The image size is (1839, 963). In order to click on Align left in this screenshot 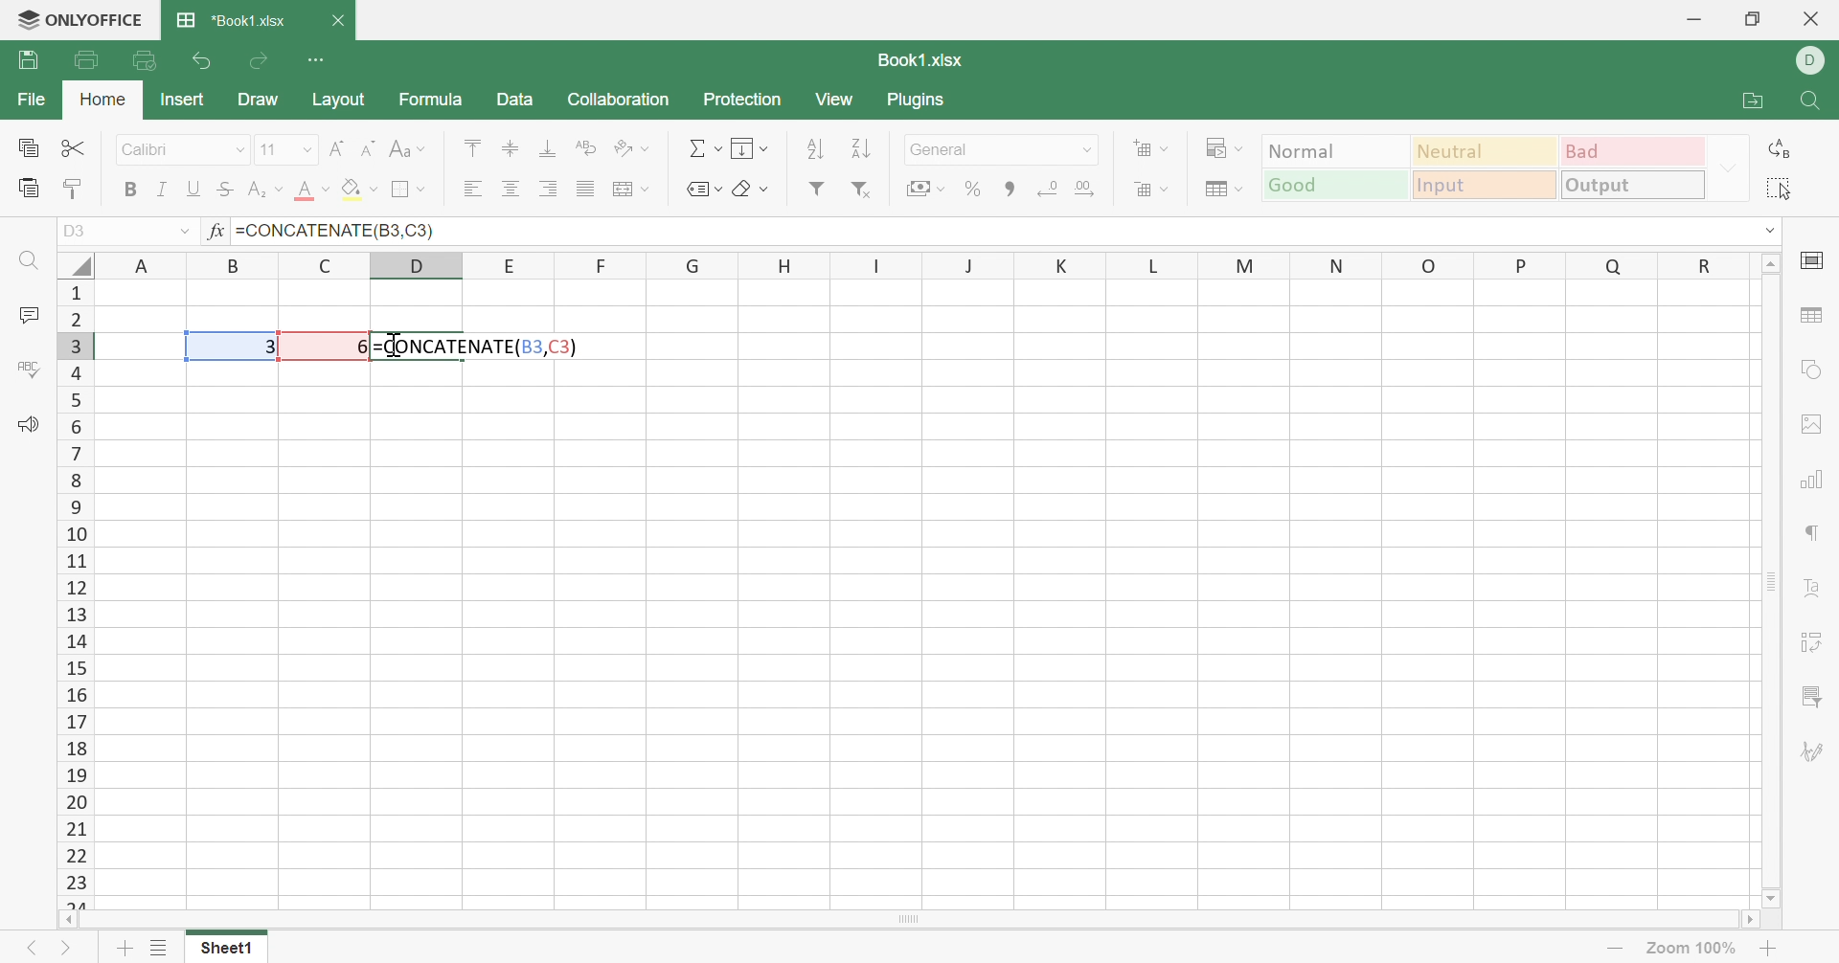, I will do `click(476, 190)`.